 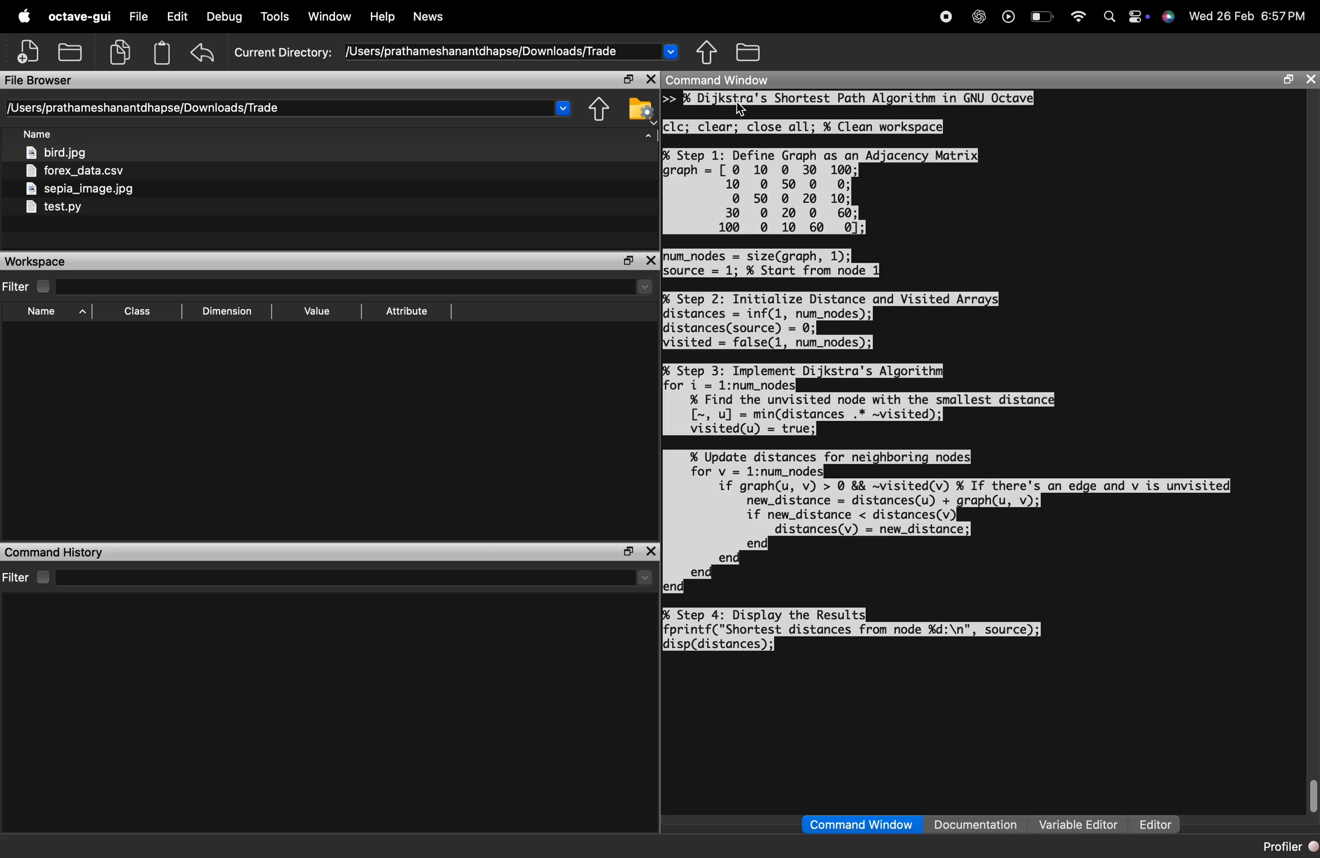 What do you see at coordinates (178, 17) in the screenshot?
I see `edit` at bounding box center [178, 17].